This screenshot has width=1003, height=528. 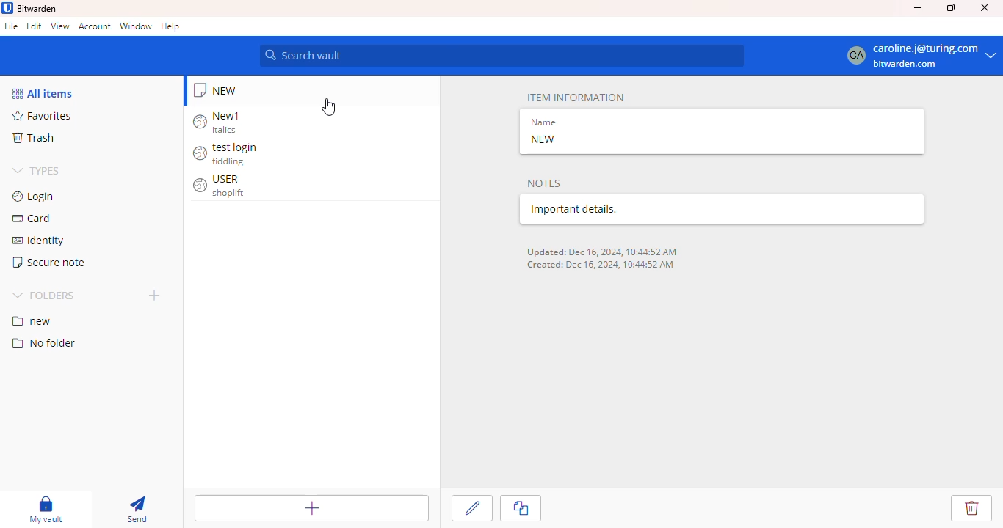 I want to click on add item, so click(x=312, y=509).